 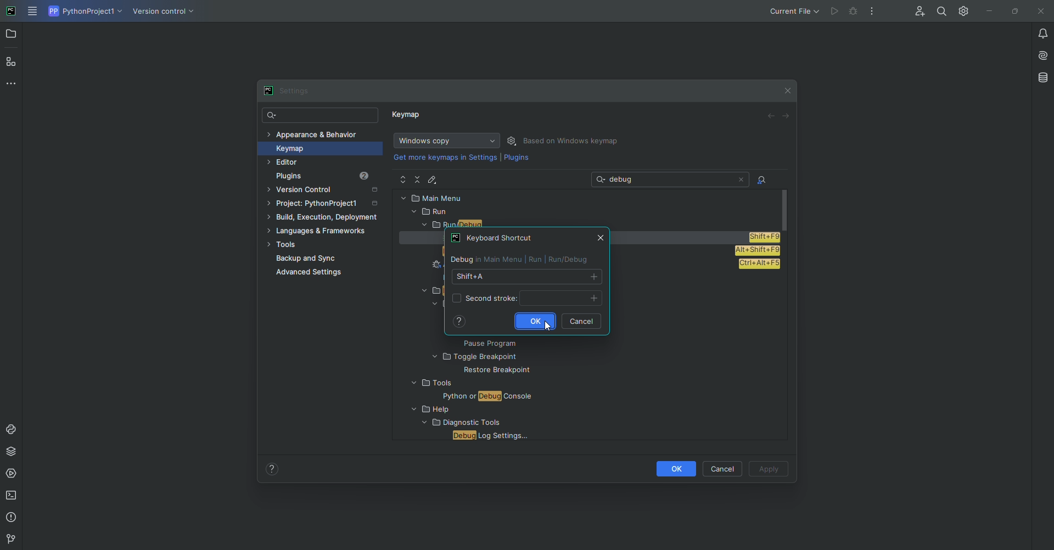 I want to click on get more keymaps, so click(x=446, y=157).